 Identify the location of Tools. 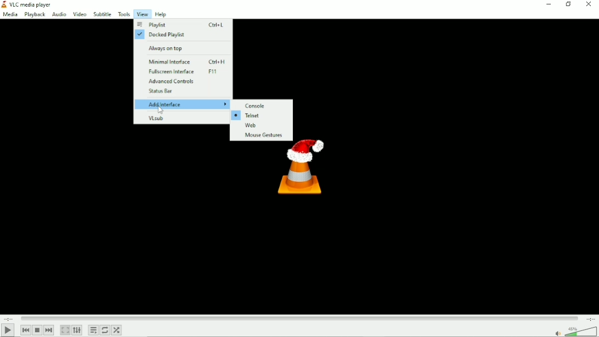
(123, 14).